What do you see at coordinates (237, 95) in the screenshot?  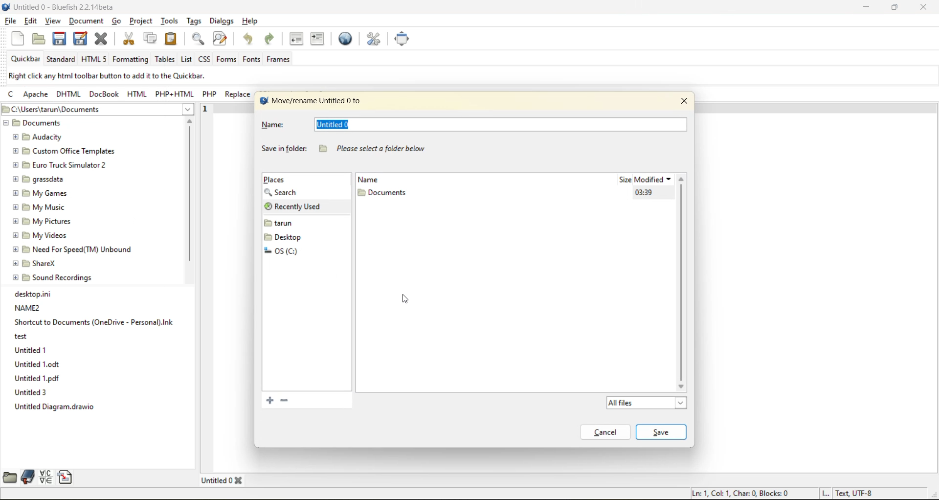 I see `replace` at bounding box center [237, 95].